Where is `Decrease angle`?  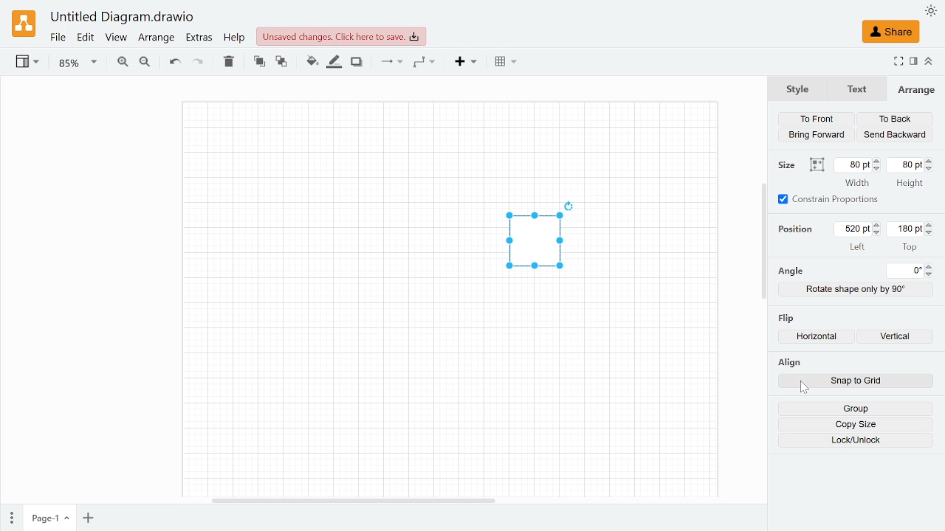
Decrease angle is located at coordinates (931, 274).